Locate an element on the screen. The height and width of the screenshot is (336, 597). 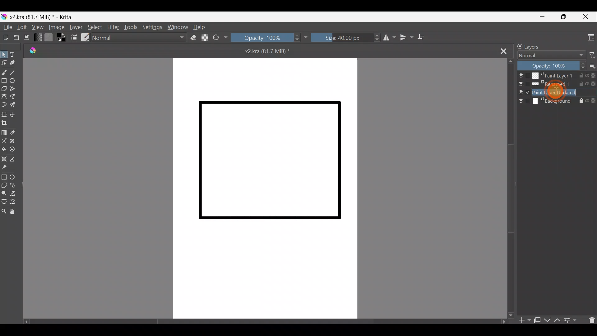
Opacity: 100% is located at coordinates (551, 65).